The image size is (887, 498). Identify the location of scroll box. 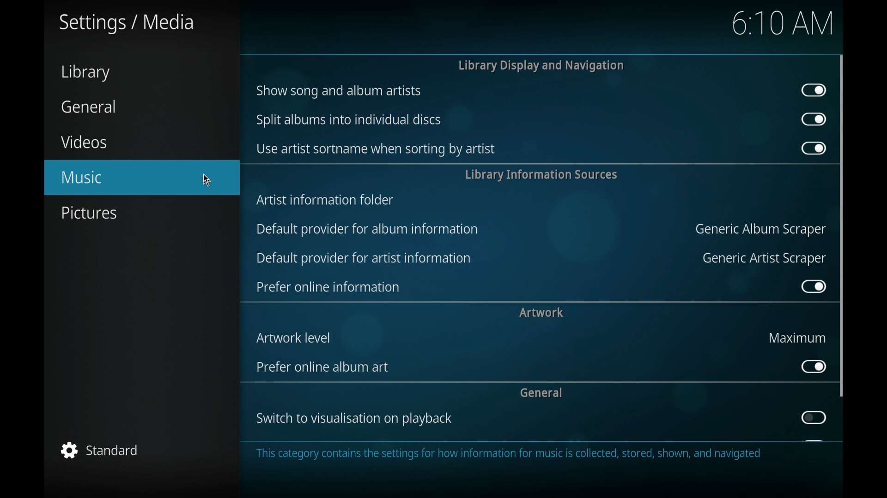
(842, 225).